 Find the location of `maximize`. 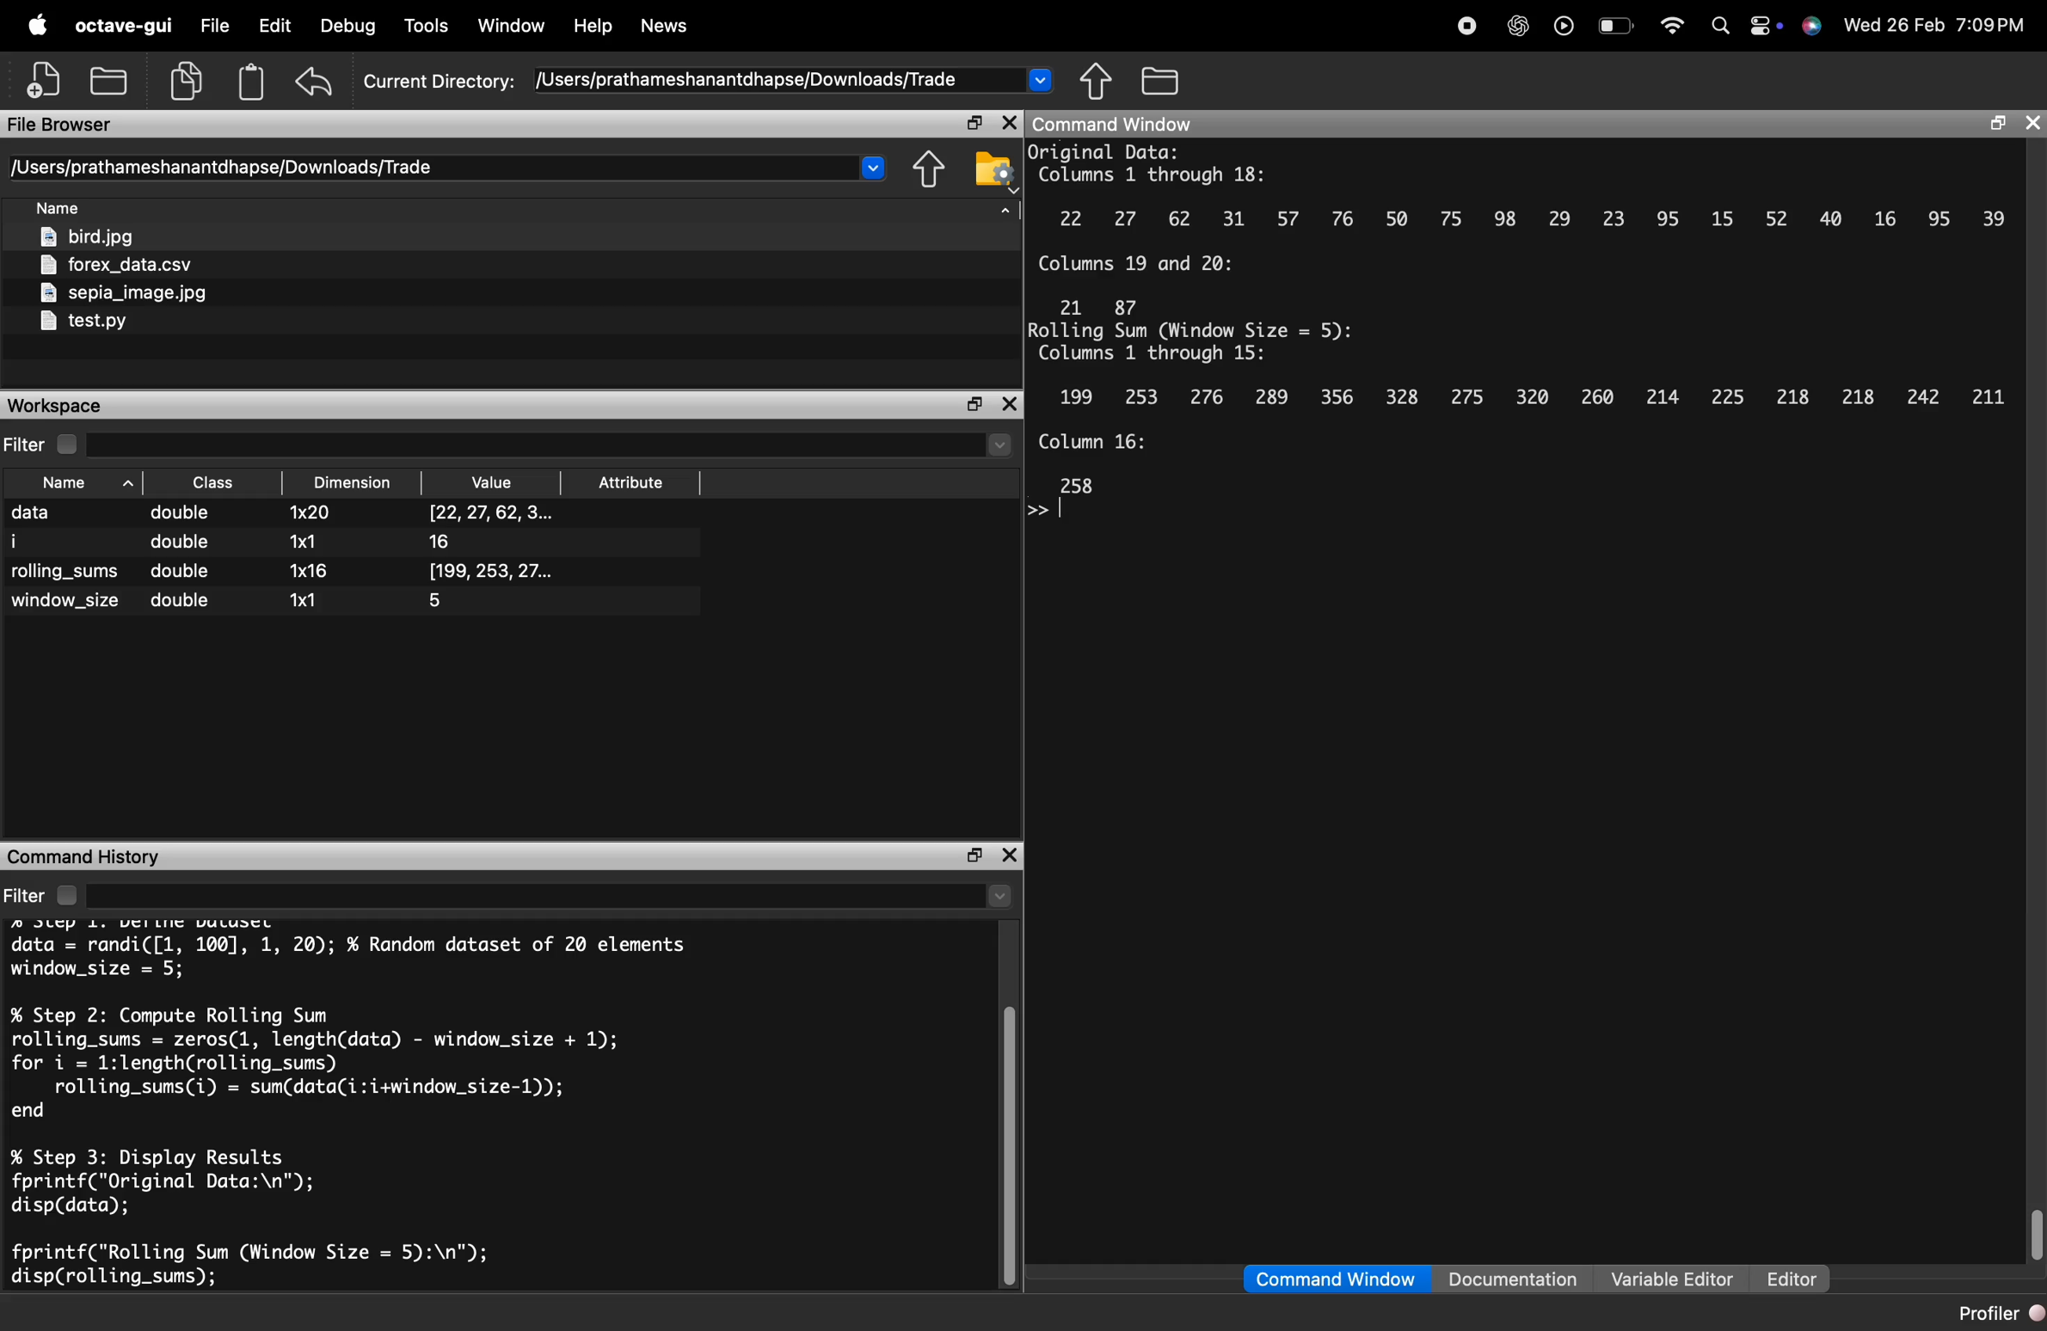

maximize is located at coordinates (972, 856).